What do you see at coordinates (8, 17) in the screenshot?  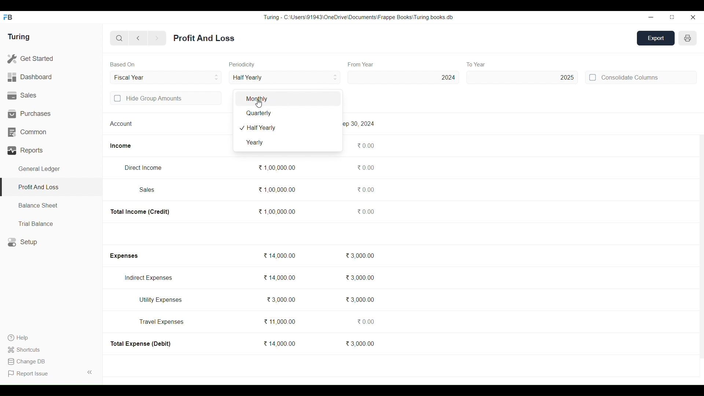 I see `Frappe Books logo` at bounding box center [8, 17].